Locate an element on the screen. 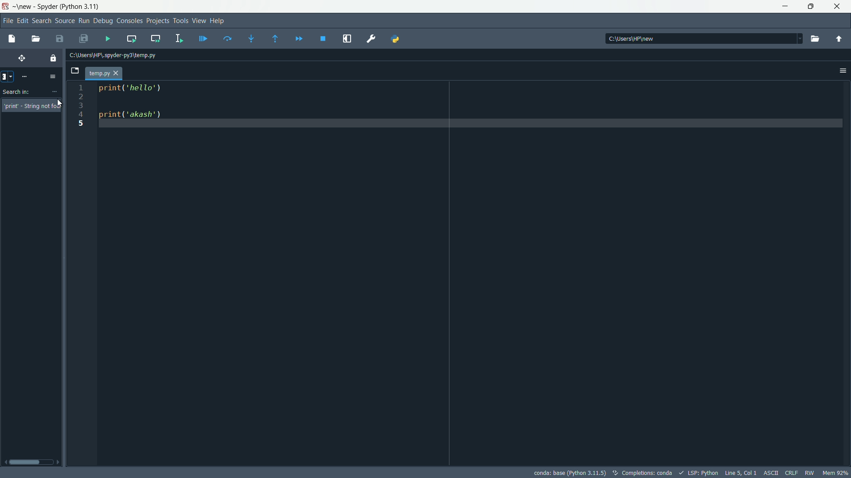 Image resolution: width=851 pixels, height=478 pixels. more is located at coordinates (25, 76).